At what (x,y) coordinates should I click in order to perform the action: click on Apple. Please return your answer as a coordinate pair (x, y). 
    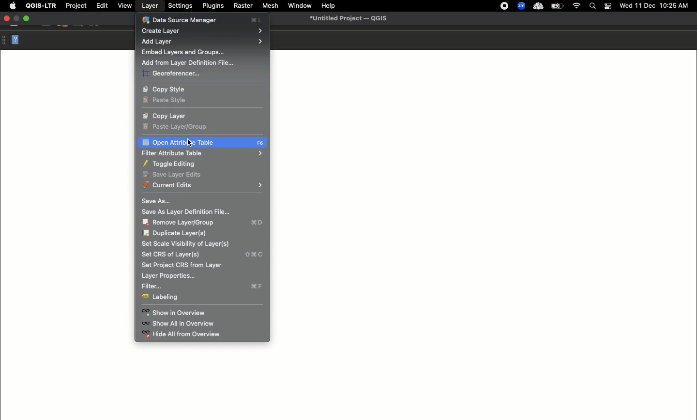
    Looking at the image, I should click on (11, 6).